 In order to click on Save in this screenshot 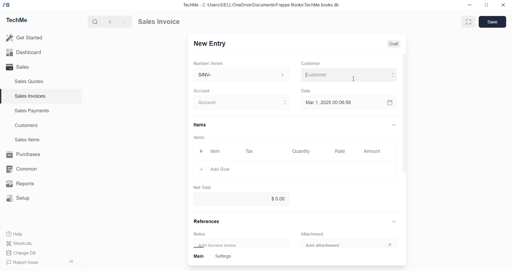, I will do `click(494, 22)`.